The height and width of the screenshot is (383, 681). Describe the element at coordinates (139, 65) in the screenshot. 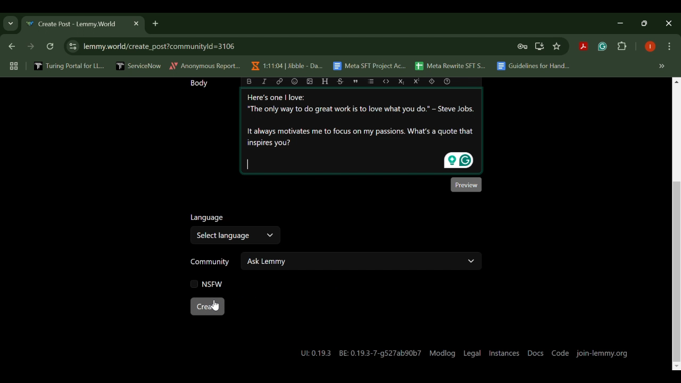

I see `ServiceNow` at that location.